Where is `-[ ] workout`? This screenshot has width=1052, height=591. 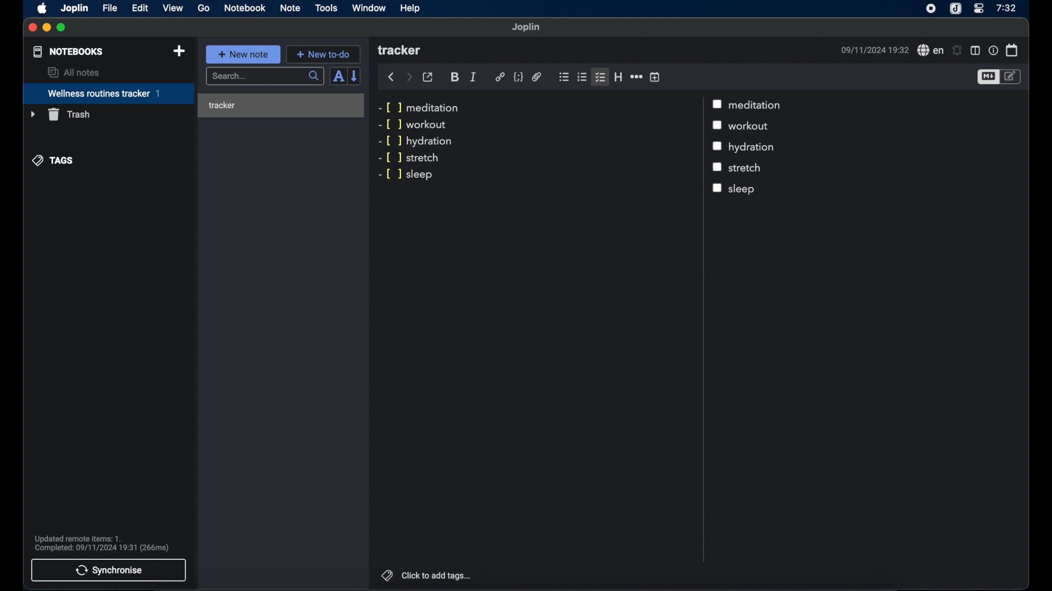
-[ ] workout is located at coordinates (413, 125).